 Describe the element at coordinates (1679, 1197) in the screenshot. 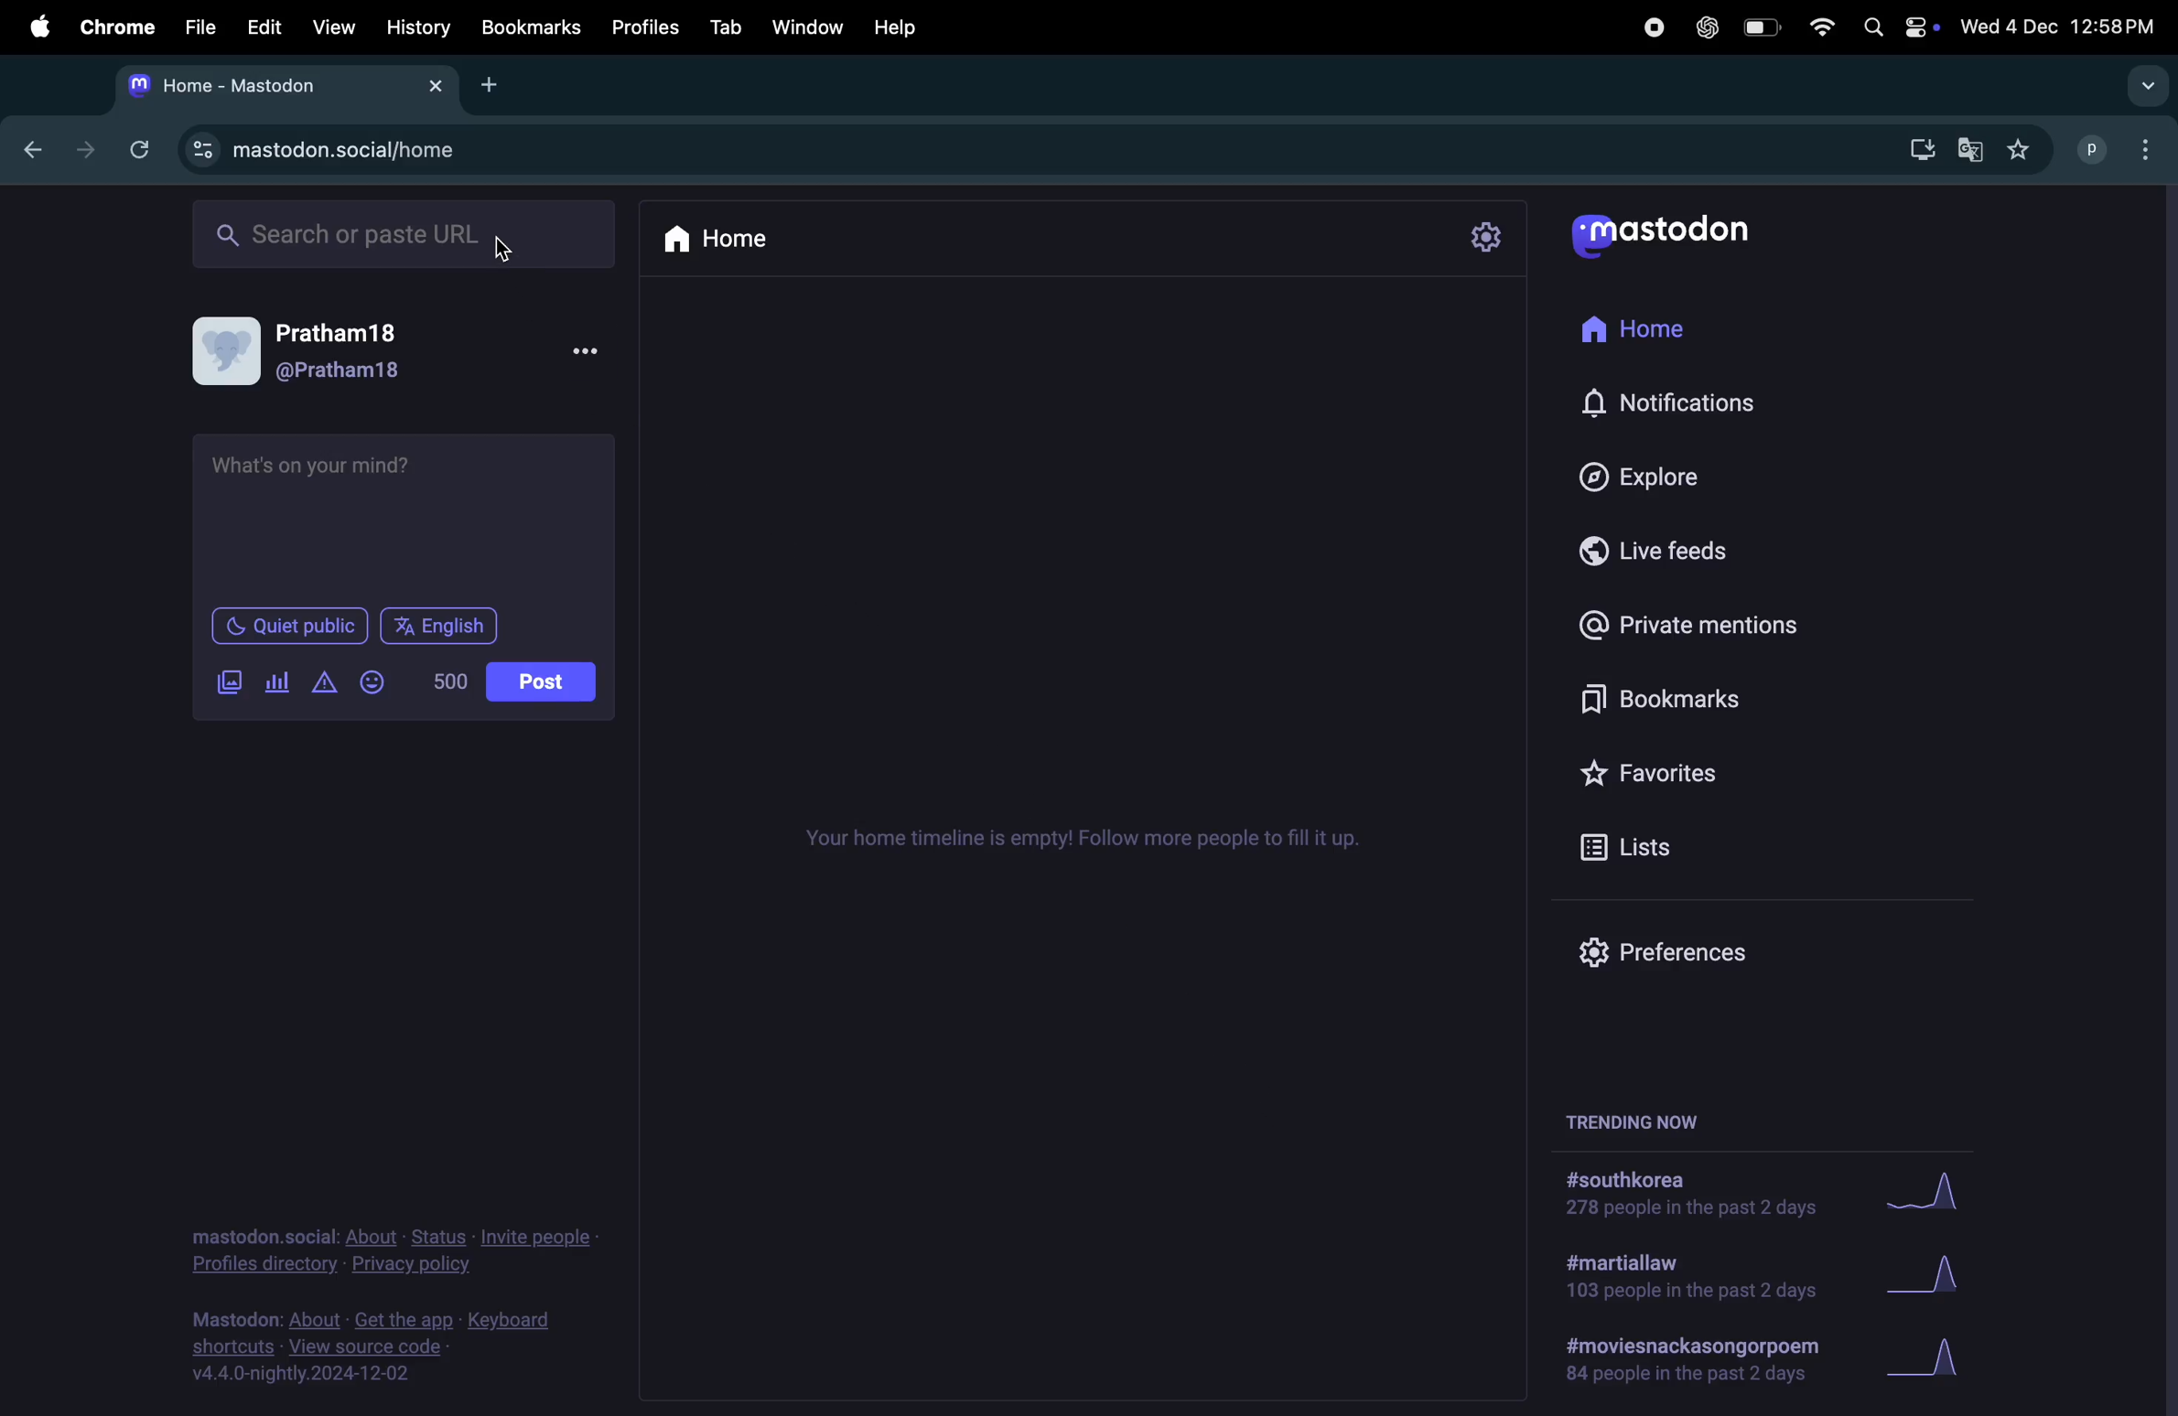

I see `#south korea` at that location.